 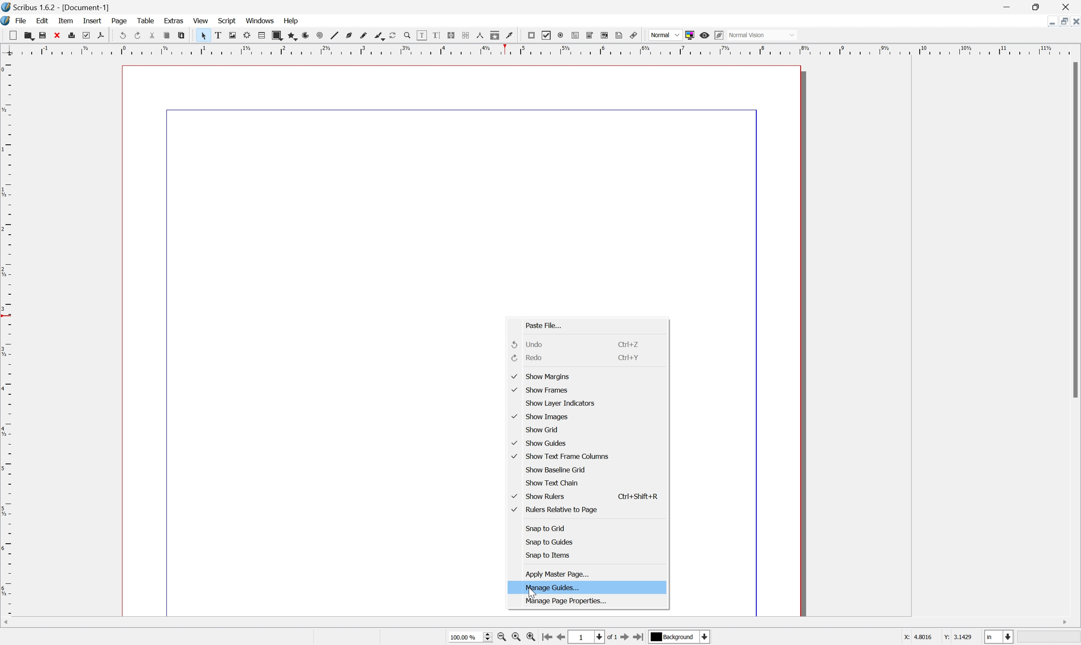 I want to click on pdf list box, so click(x=605, y=35).